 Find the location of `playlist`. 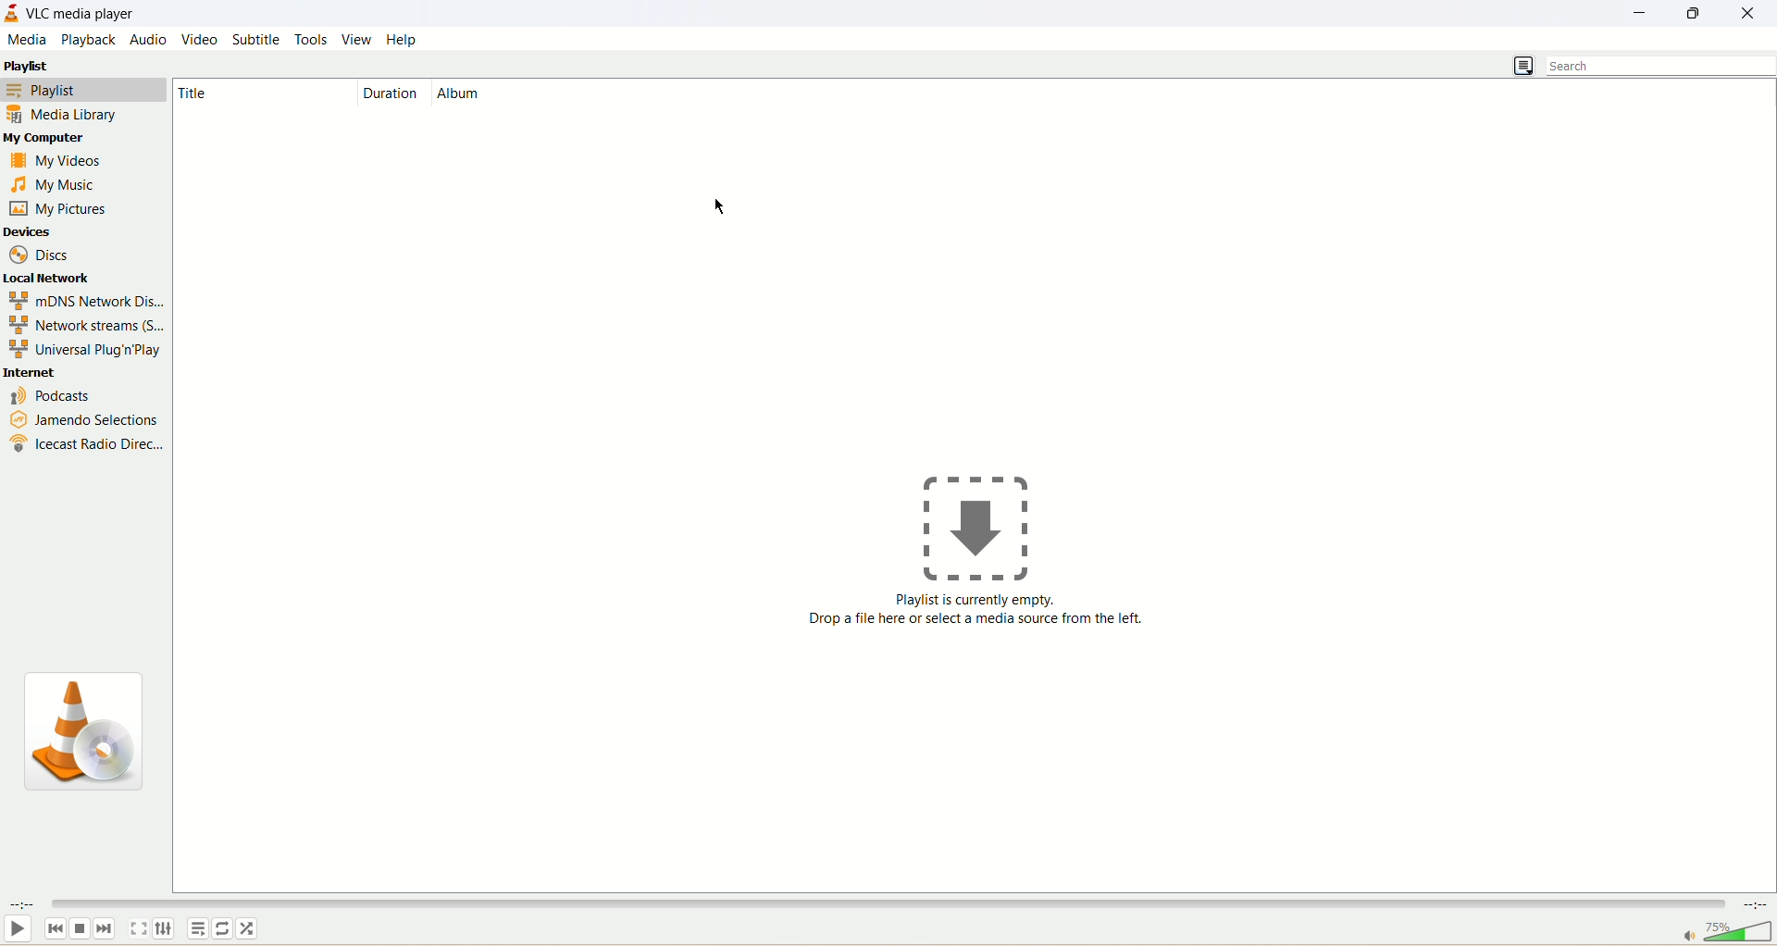

playlist is located at coordinates (28, 66).